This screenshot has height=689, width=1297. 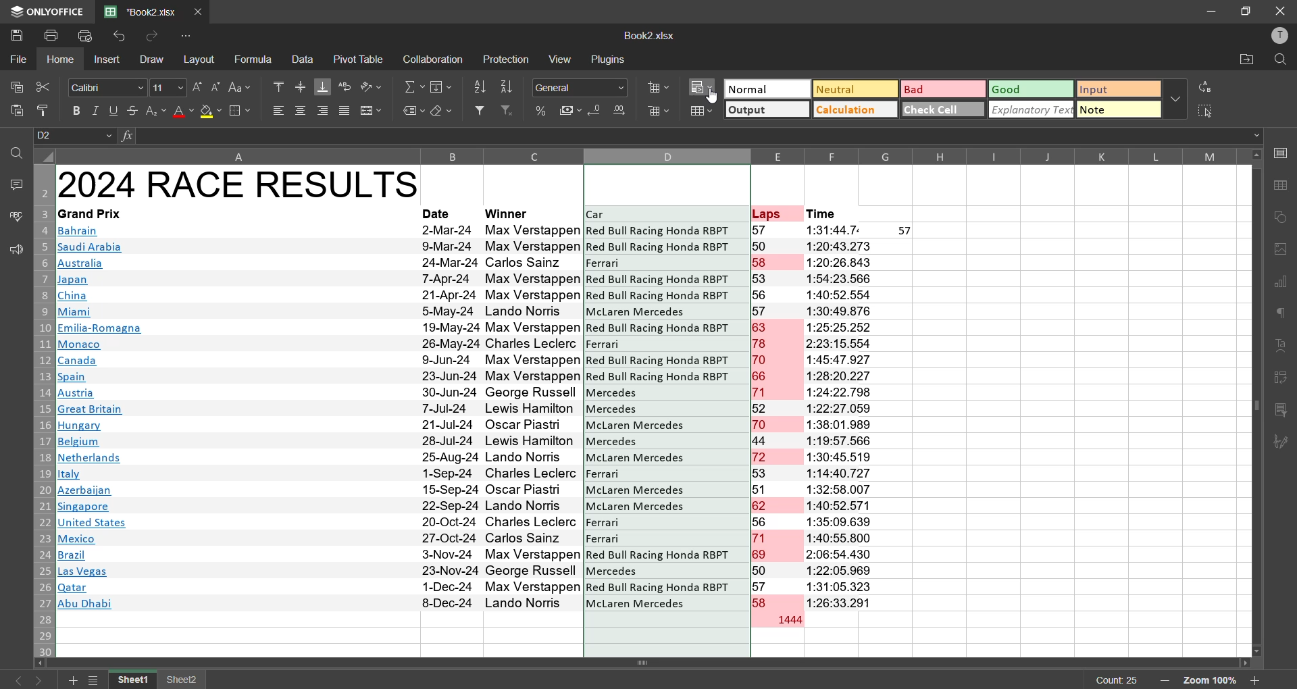 What do you see at coordinates (41, 411) in the screenshot?
I see `row numbers` at bounding box center [41, 411].